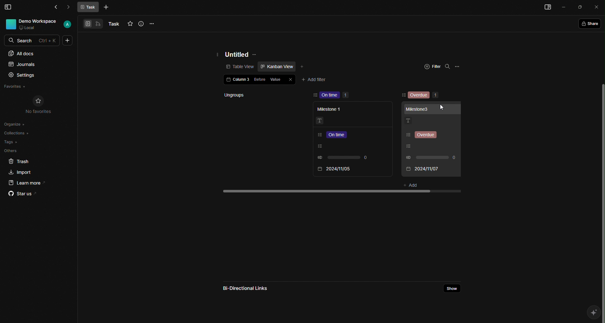 The image size is (605, 323). I want to click on Share, so click(590, 24).